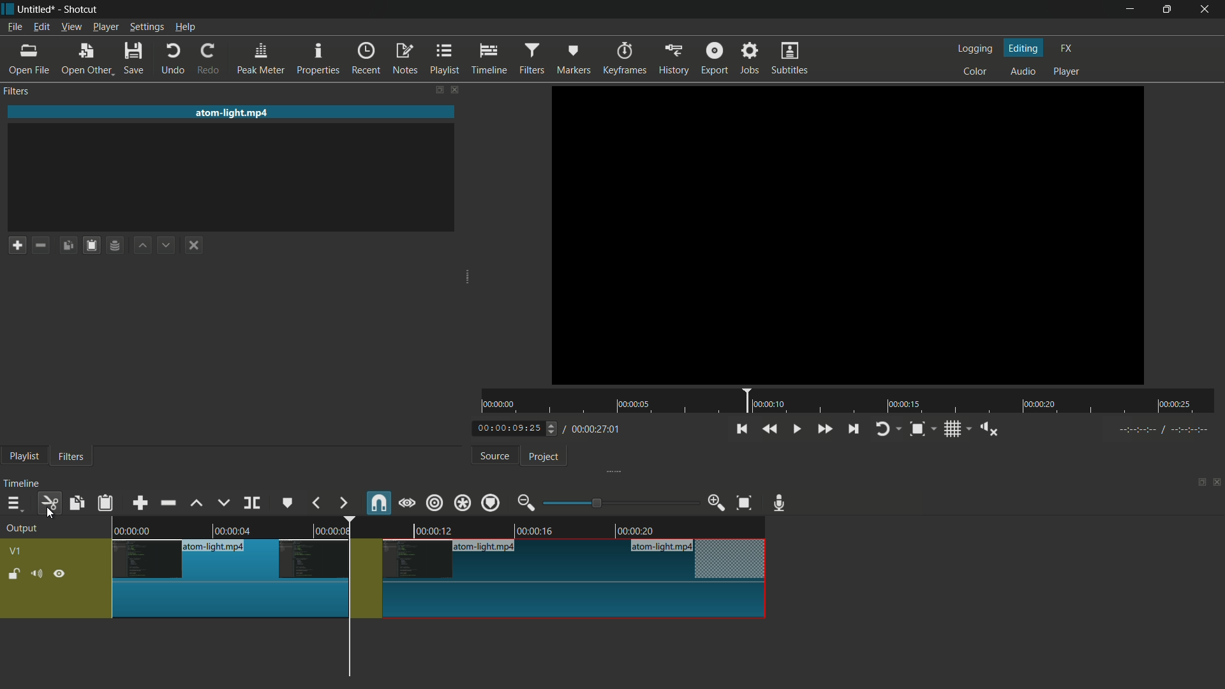 This screenshot has width=1225, height=689. I want to click on copy checked filters, so click(71, 244).